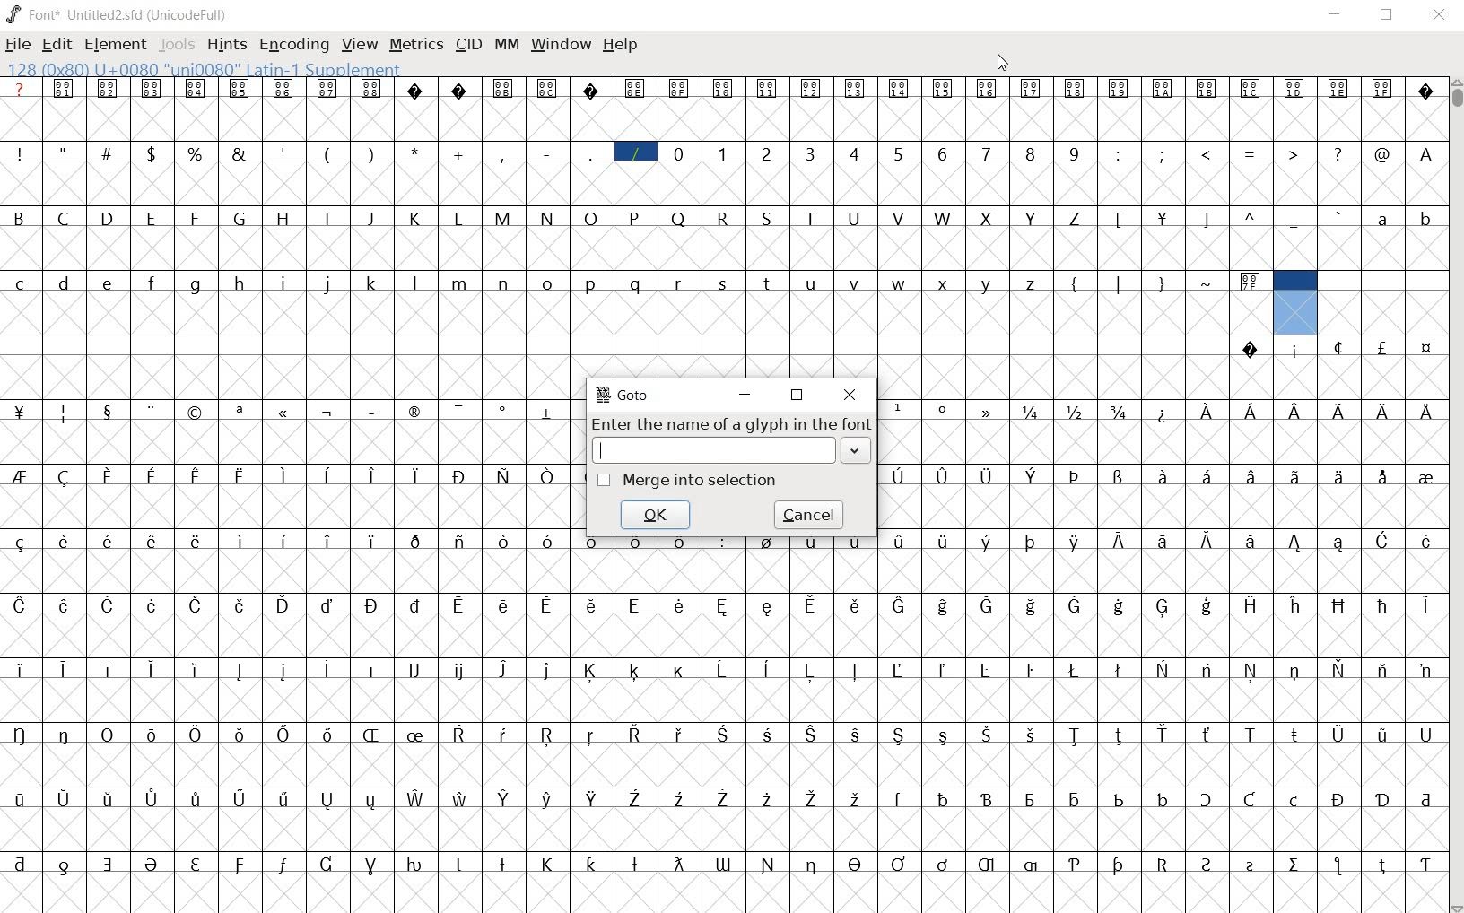  What do you see at coordinates (1294, 474) in the screenshot?
I see `Symbol` at bounding box center [1294, 474].